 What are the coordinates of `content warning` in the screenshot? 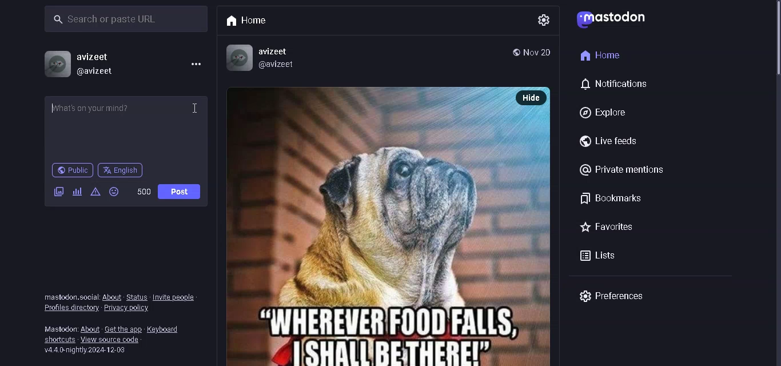 It's located at (96, 193).